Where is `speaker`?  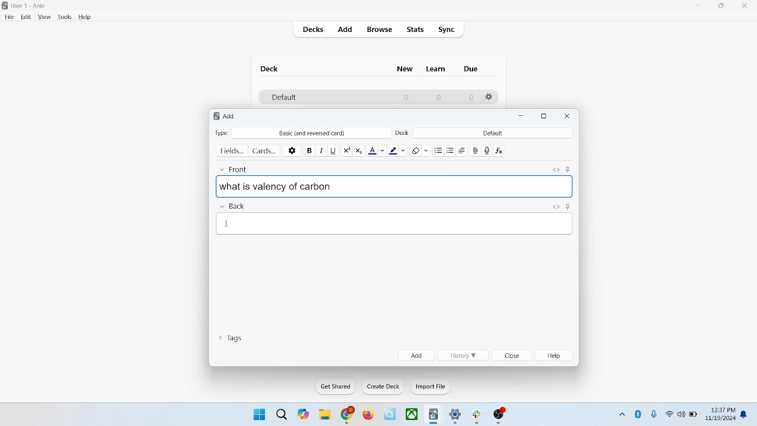
speaker is located at coordinates (681, 414).